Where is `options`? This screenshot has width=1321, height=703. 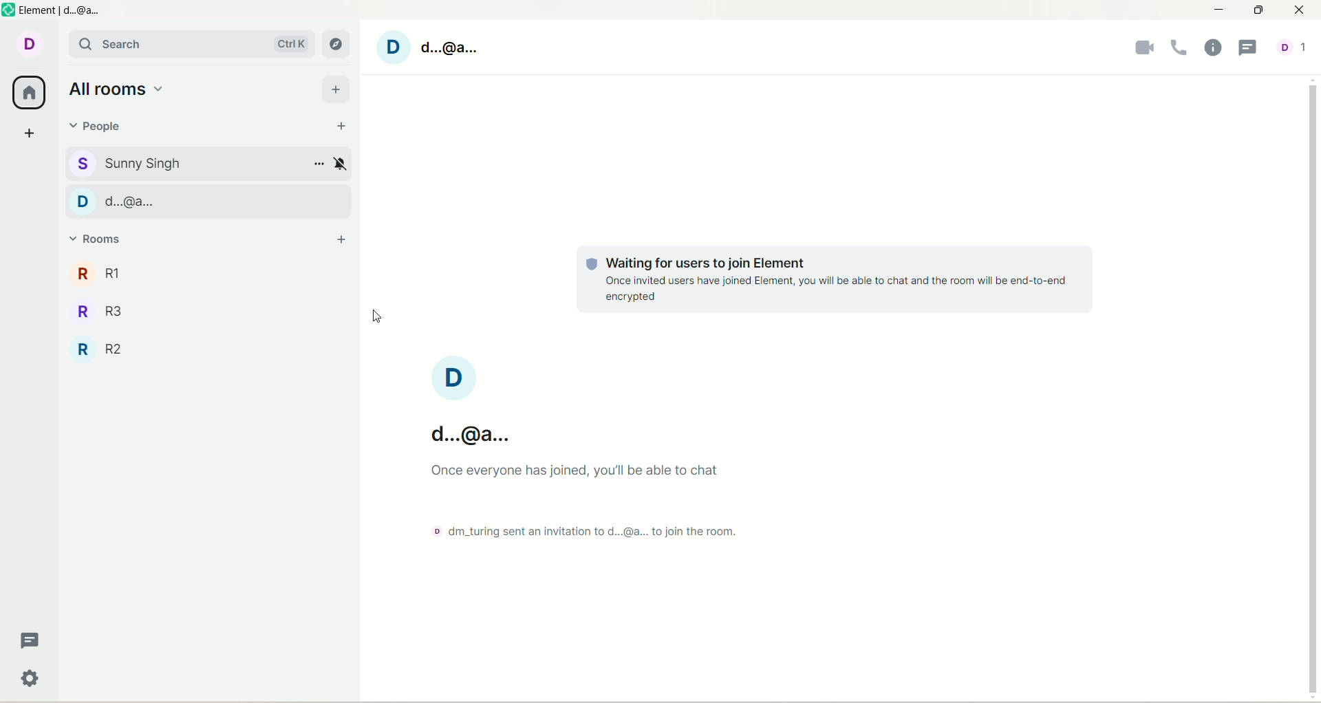 options is located at coordinates (319, 164).